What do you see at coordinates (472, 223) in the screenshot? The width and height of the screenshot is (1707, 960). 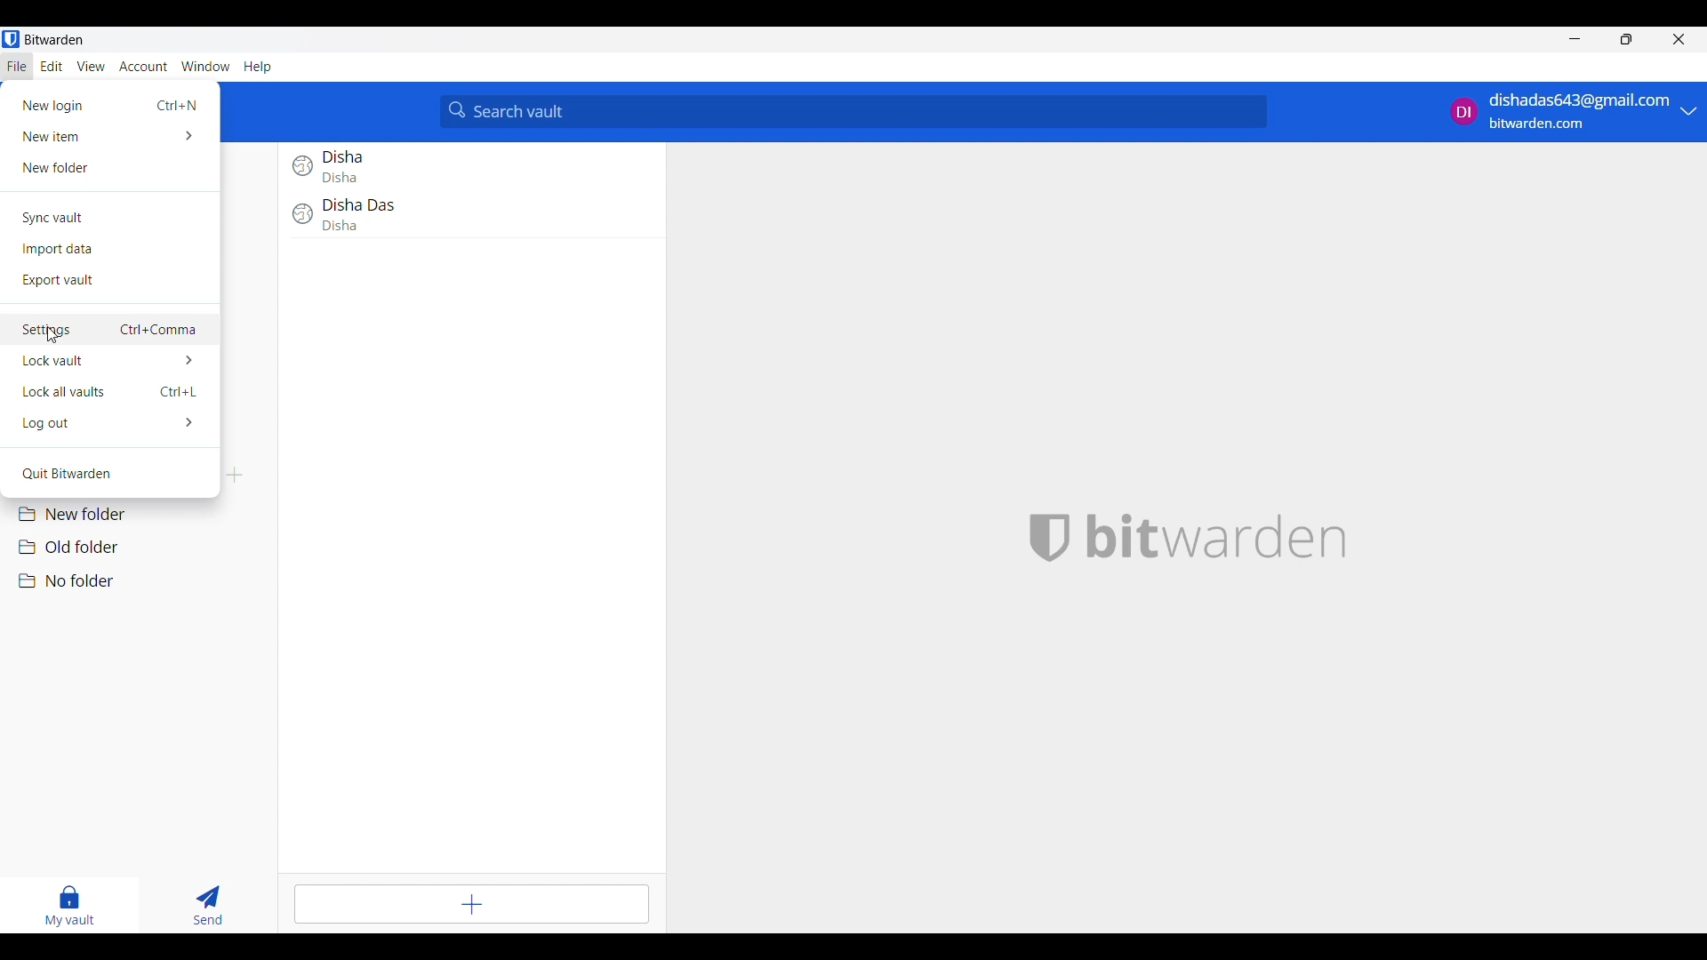 I see `Disha Das login entry` at bounding box center [472, 223].